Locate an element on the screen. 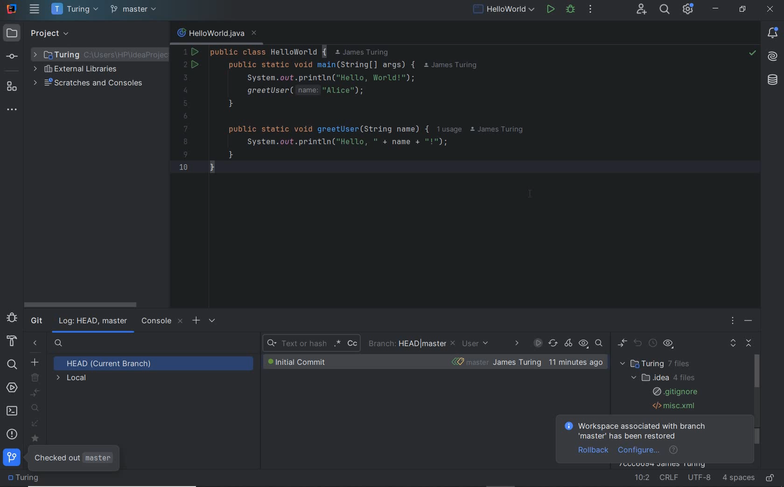 This screenshot has width=784, height=487. searh is located at coordinates (59, 344).